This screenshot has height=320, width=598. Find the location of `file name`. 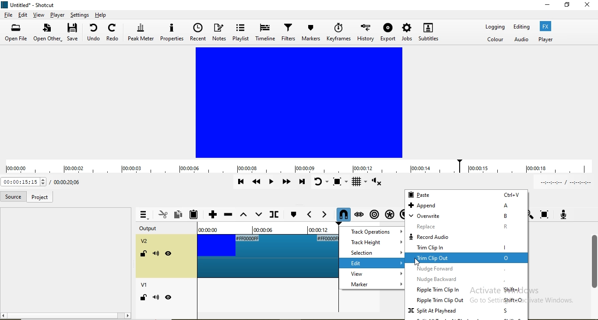

file name is located at coordinates (29, 6).